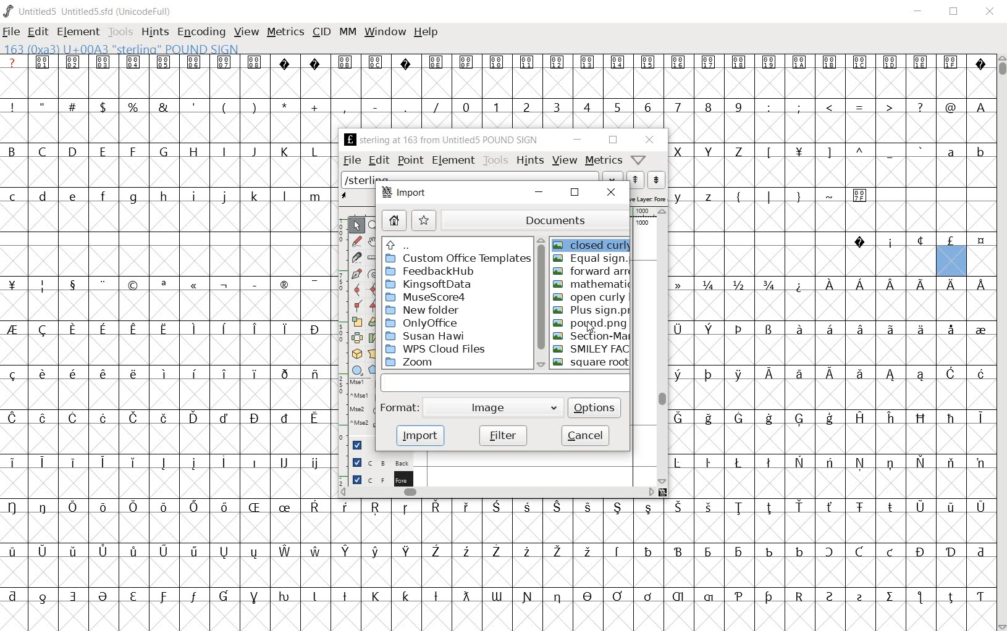 Image resolution: width=1007 pixels, height=631 pixels. Describe the element at coordinates (357, 336) in the screenshot. I see `Flip` at that location.